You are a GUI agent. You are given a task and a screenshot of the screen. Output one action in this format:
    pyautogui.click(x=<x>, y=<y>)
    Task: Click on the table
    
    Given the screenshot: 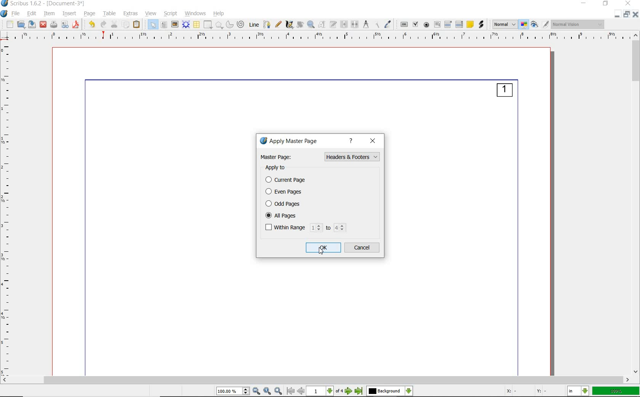 What is the action you would take?
    pyautogui.click(x=197, y=24)
    